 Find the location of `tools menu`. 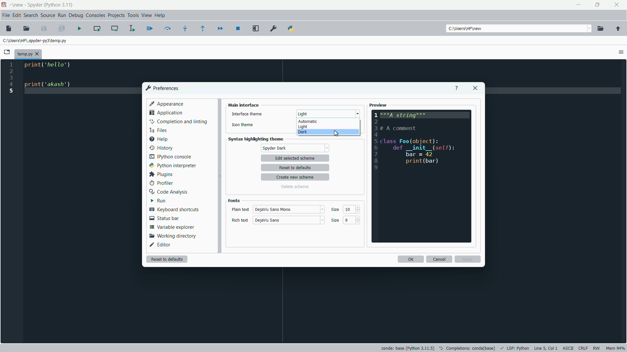

tools menu is located at coordinates (133, 15).